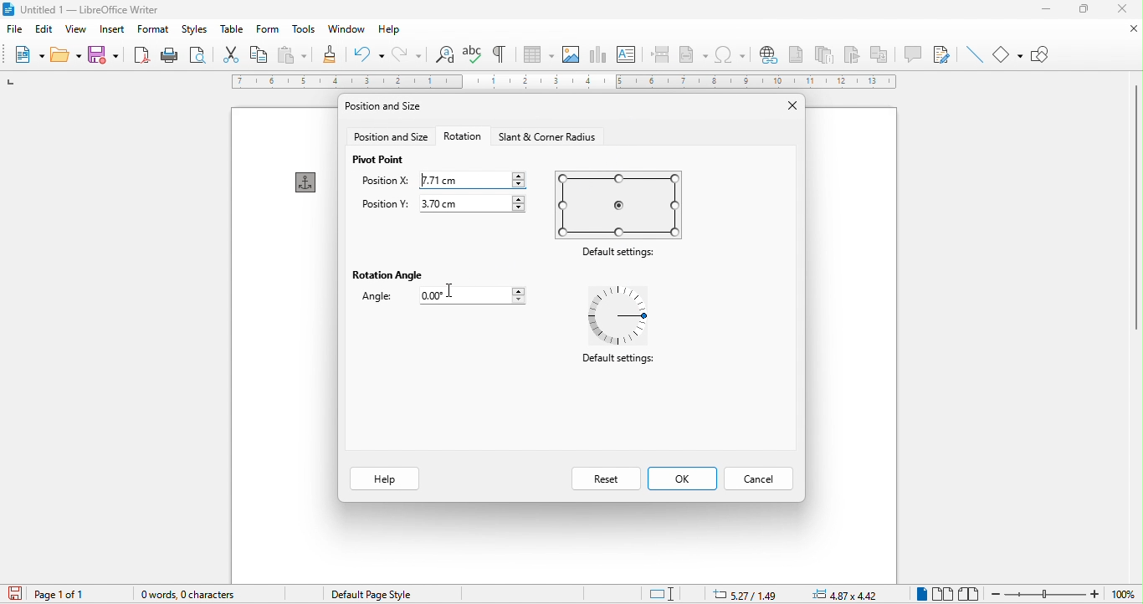 The width and height of the screenshot is (1143, 604). What do you see at coordinates (366, 596) in the screenshot?
I see `default page style` at bounding box center [366, 596].